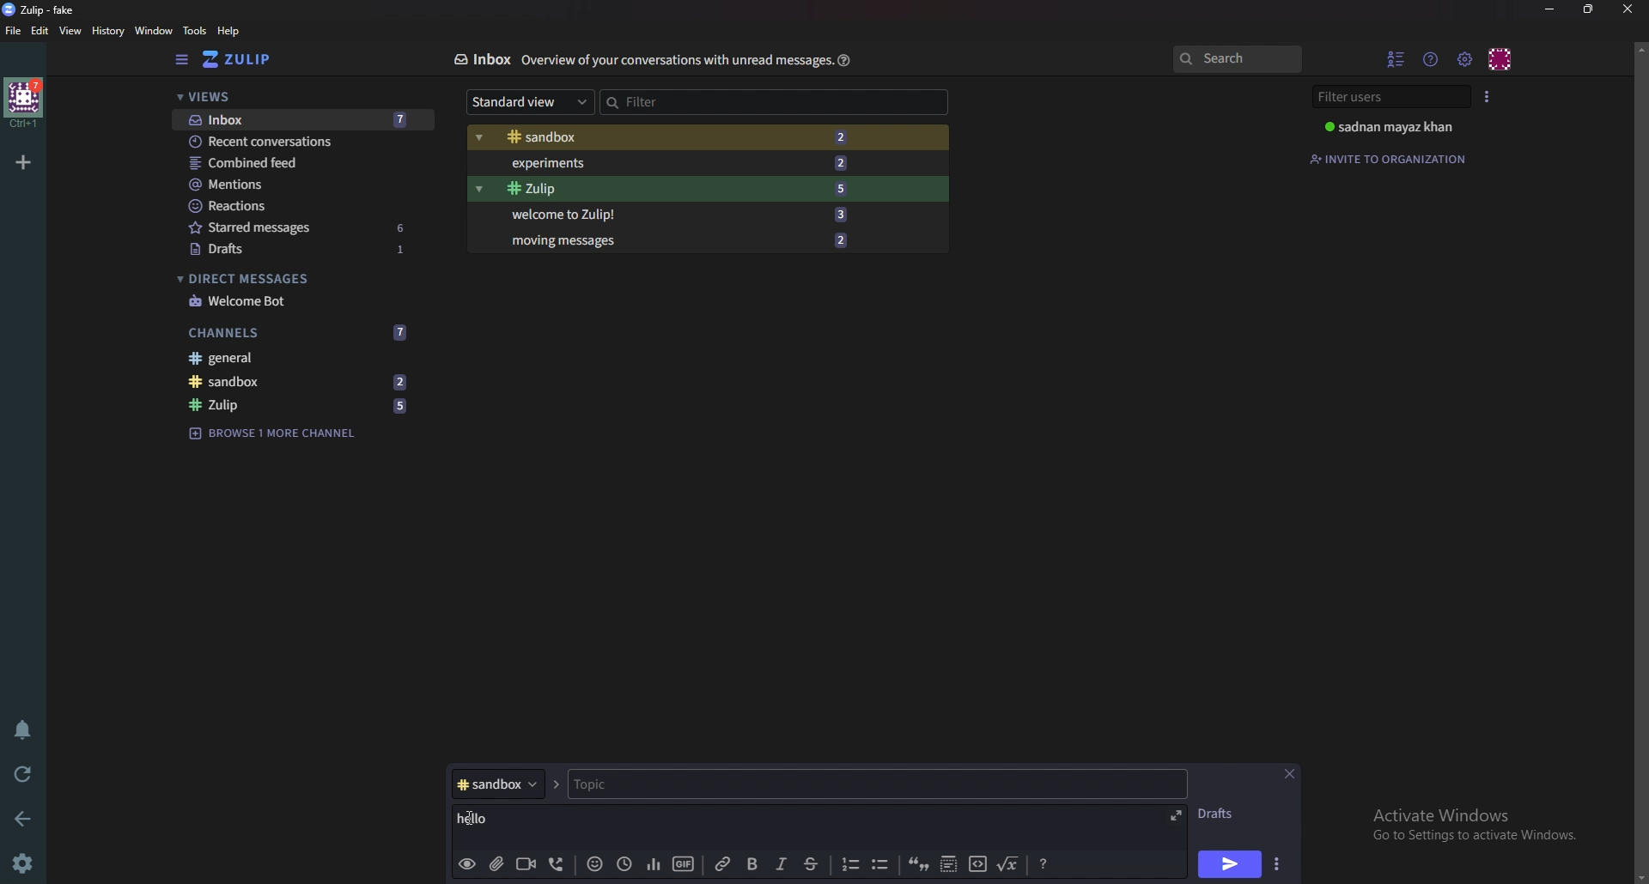 This screenshot has height=884, width=1649. Describe the element at coordinates (512, 819) in the screenshot. I see `hello` at that location.